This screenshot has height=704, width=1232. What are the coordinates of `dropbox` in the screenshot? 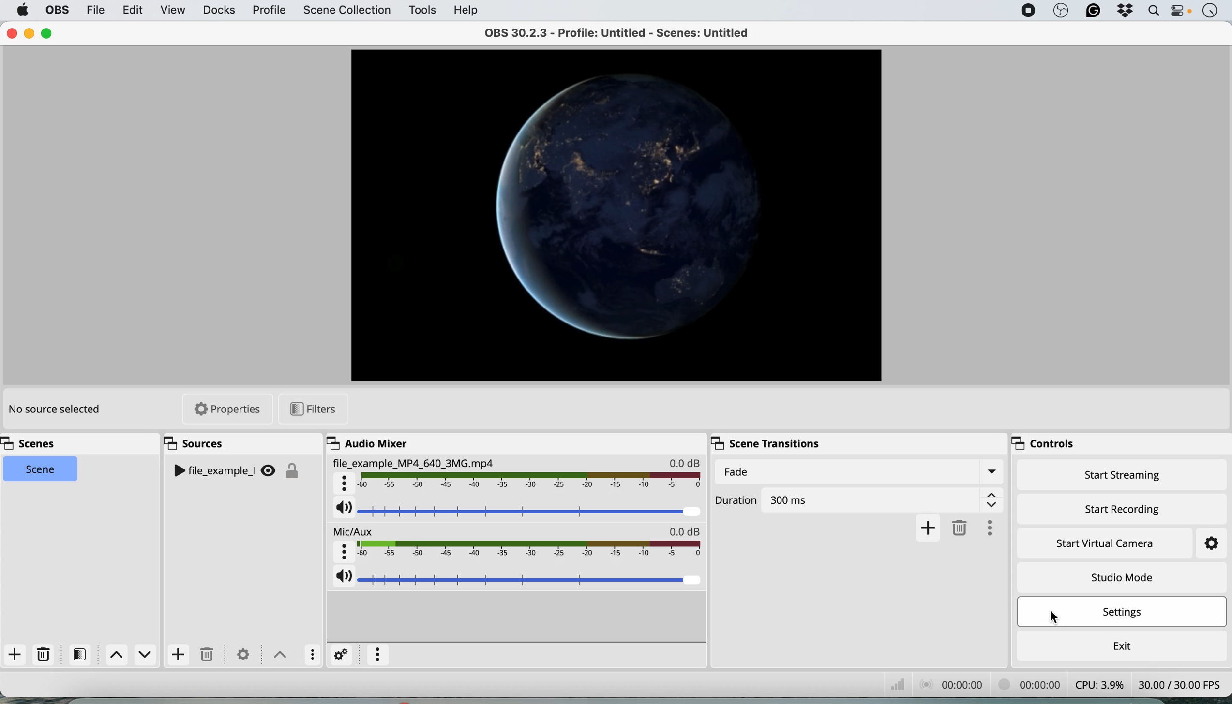 It's located at (1124, 12).